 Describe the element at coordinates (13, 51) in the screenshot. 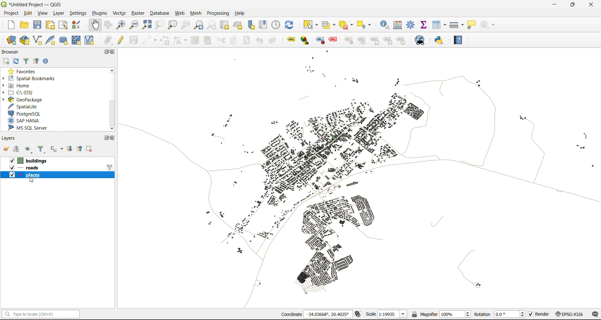

I see `browser` at that location.